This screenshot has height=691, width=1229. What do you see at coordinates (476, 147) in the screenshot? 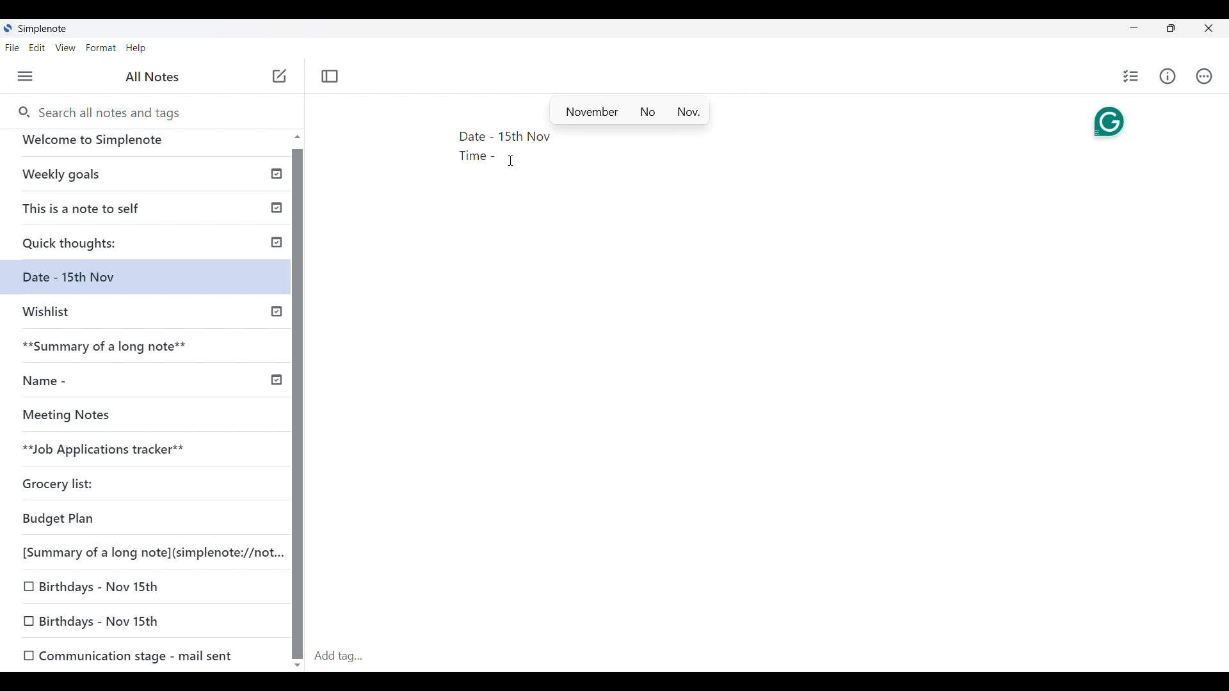
I see `Text pasted` at bounding box center [476, 147].